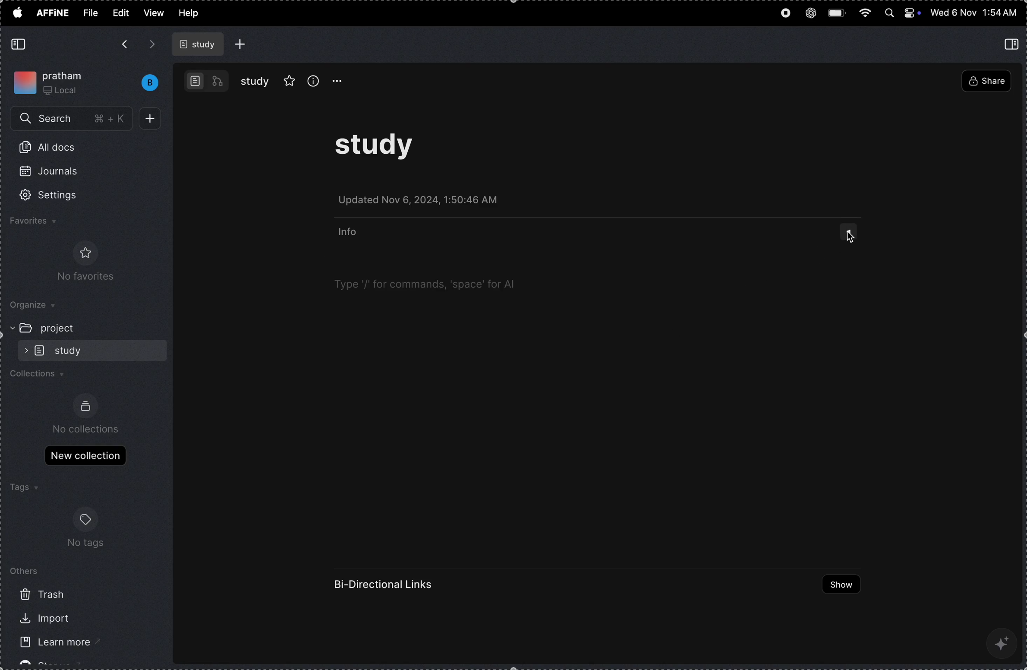 The image size is (1027, 670). I want to click on expand/collapse, so click(23, 350).